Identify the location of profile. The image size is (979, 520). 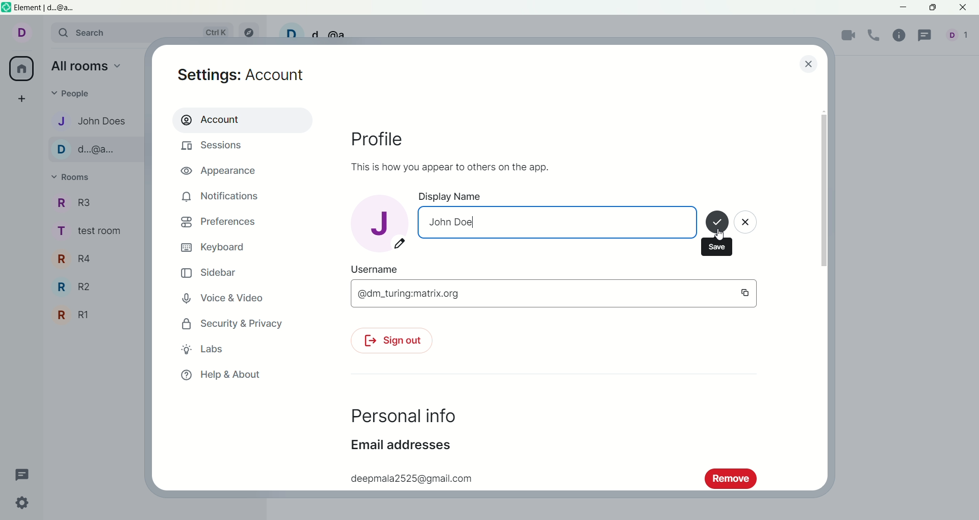
(387, 142).